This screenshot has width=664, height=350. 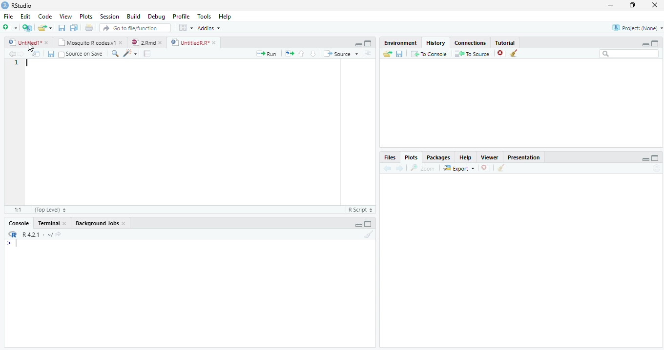 I want to click on History, so click(x=437, y=43).